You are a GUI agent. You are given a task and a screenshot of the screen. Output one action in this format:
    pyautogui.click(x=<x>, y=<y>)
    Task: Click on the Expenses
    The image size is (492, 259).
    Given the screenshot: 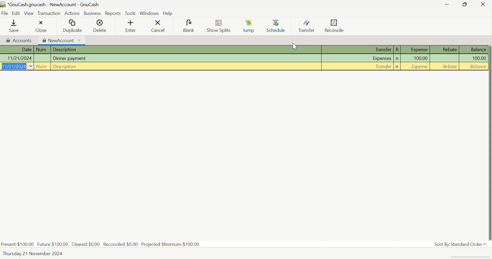 What is the action you would take?
    pyautogui.click(x=382, y=58)
    